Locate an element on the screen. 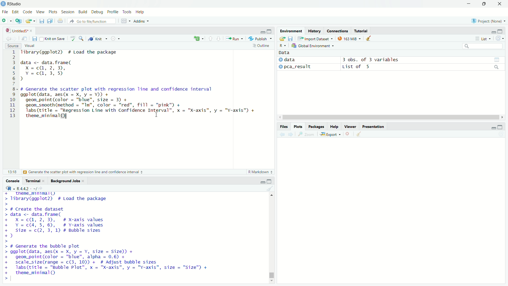  Viewer is located at coordinates (350, 126).